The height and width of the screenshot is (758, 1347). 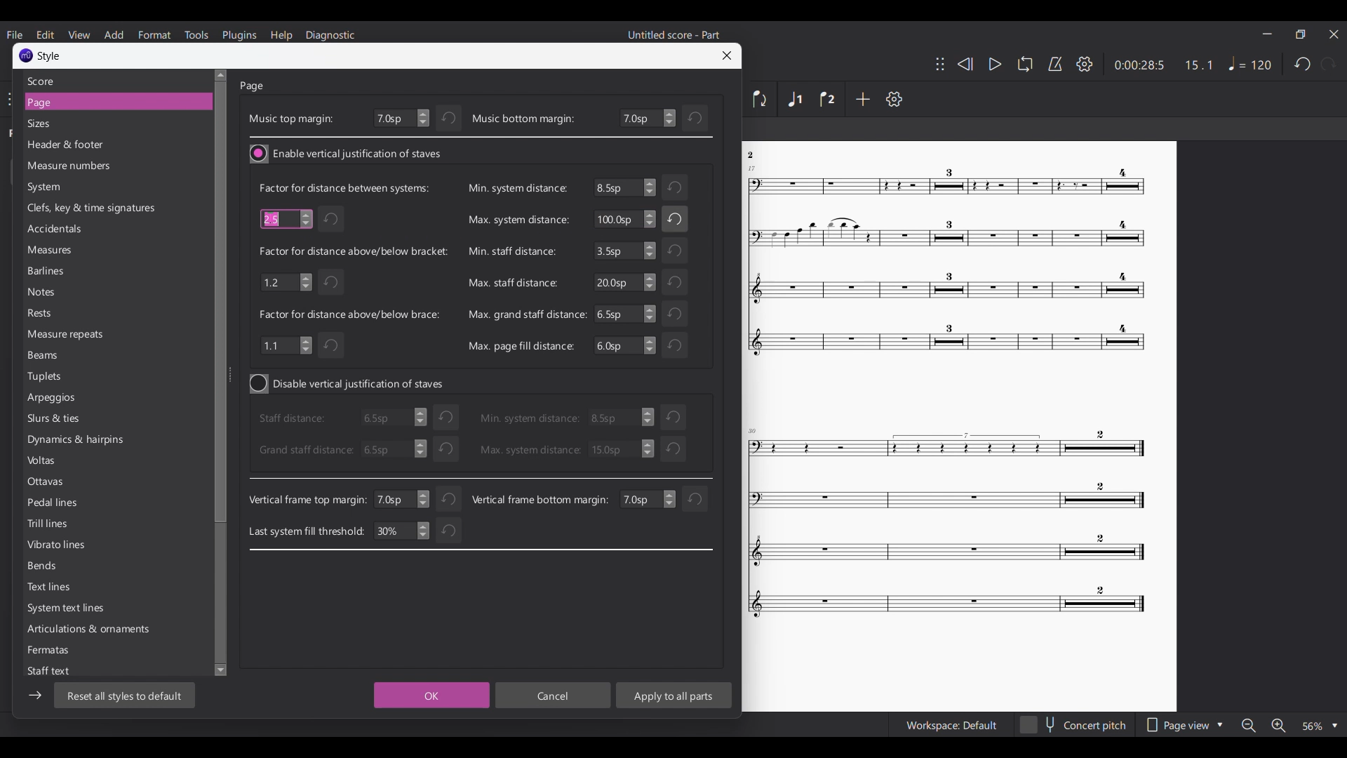 I want to click on Cancel, so click(x=554, y=696).